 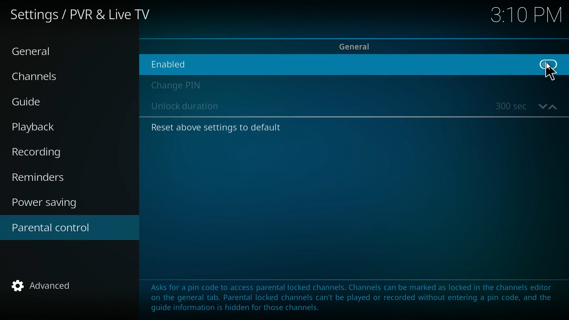 I want to click on advanced, so click(x=47, y=288).